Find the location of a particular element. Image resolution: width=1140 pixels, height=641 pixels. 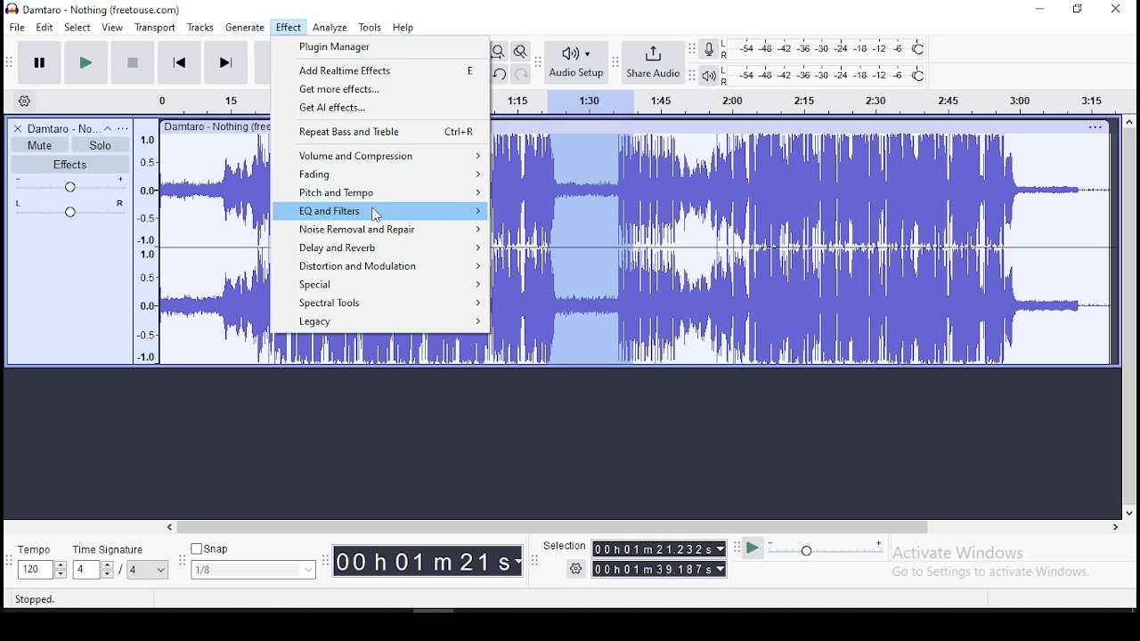

Cursor is located at coordinates (378, 215).